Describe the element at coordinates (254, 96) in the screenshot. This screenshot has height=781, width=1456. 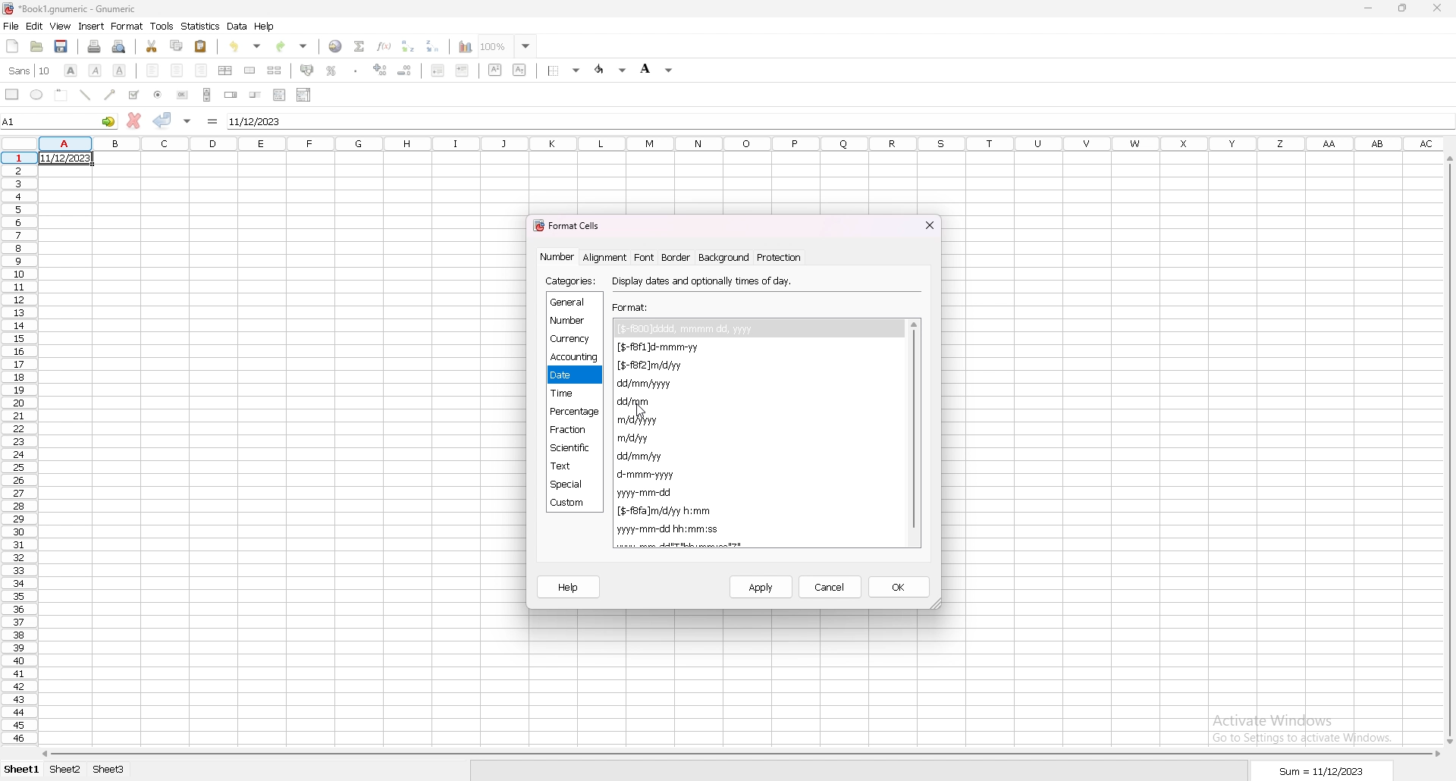
I see `slider` at that location.